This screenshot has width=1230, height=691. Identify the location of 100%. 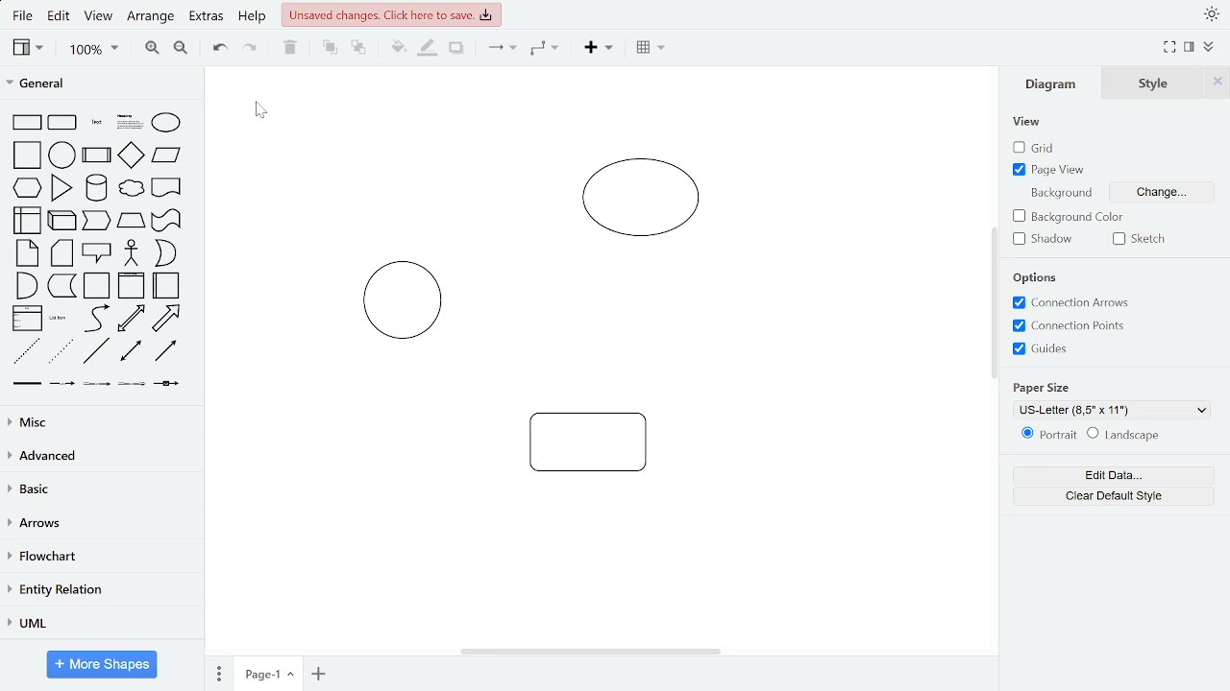
(93, 50).